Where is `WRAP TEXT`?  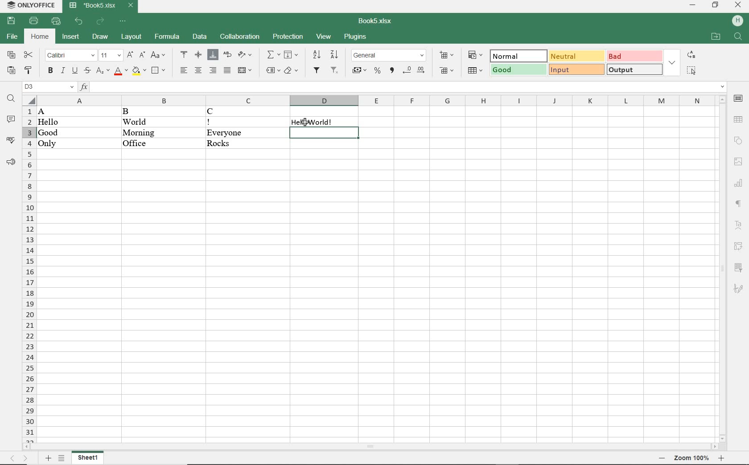
WRAP TEXT is located at coordinates (226, 55).